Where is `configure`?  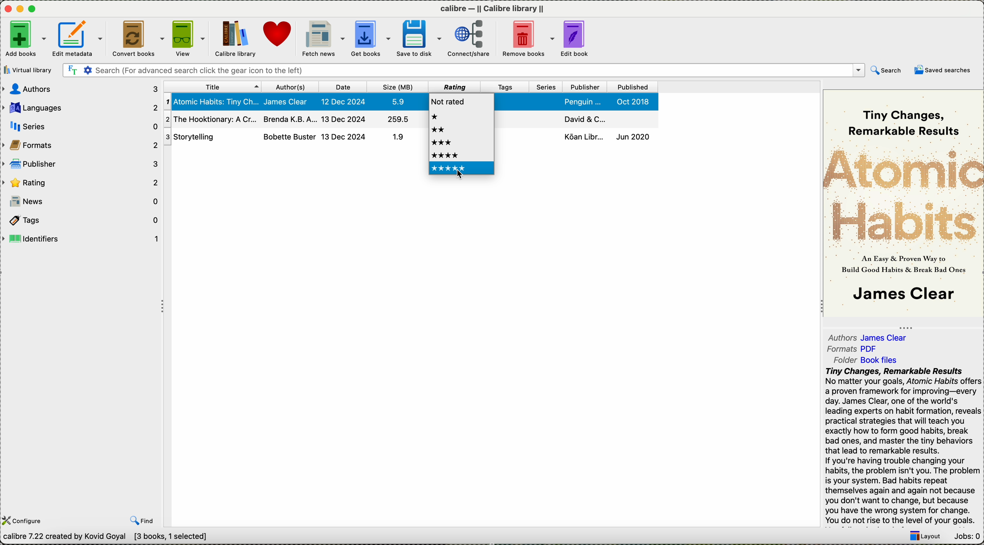 configure is located at coordinates (25, 520).